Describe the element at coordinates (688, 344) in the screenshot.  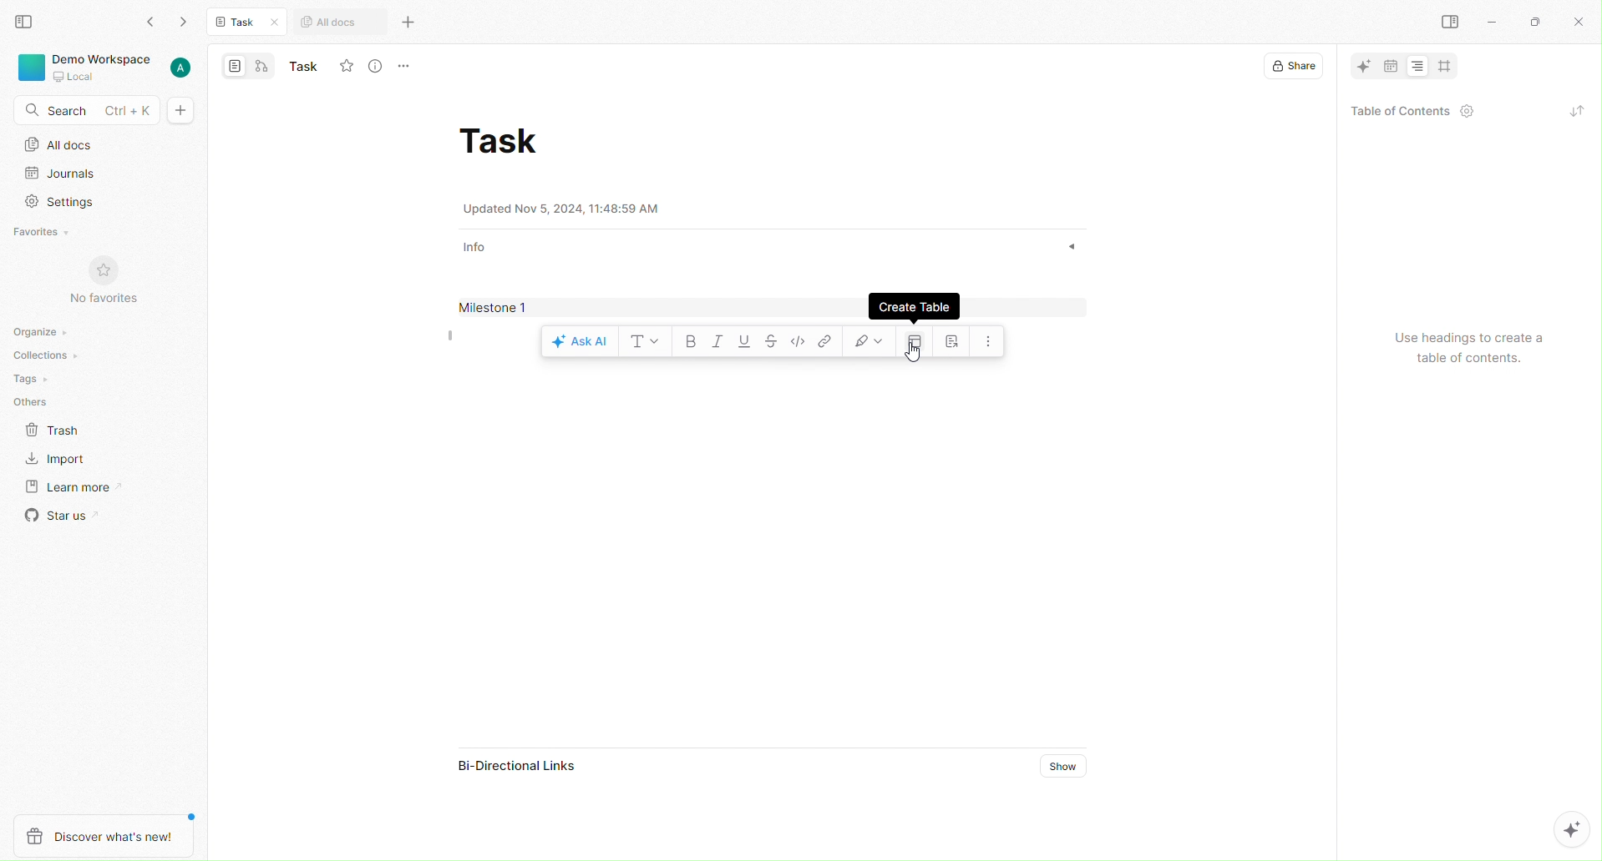
I see `Bold` at that location.